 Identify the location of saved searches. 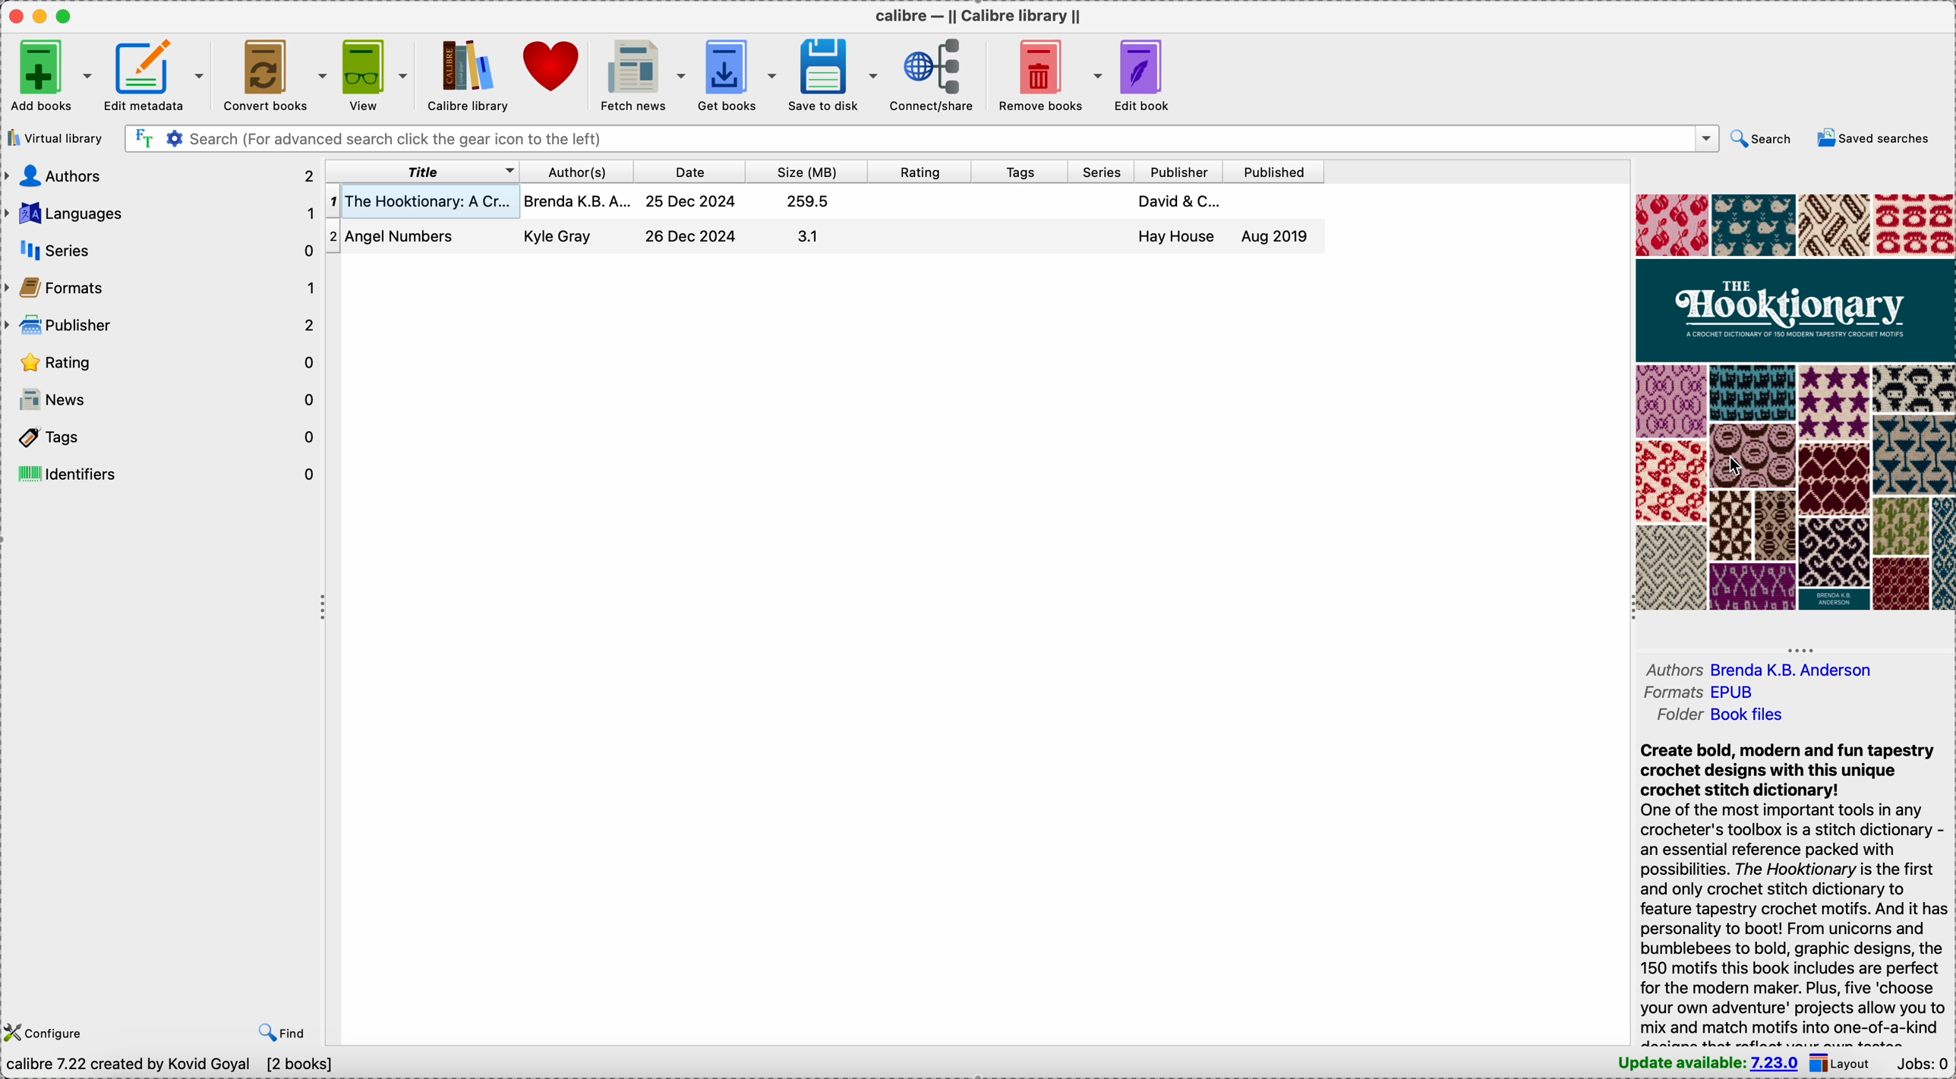
(1873, 138).